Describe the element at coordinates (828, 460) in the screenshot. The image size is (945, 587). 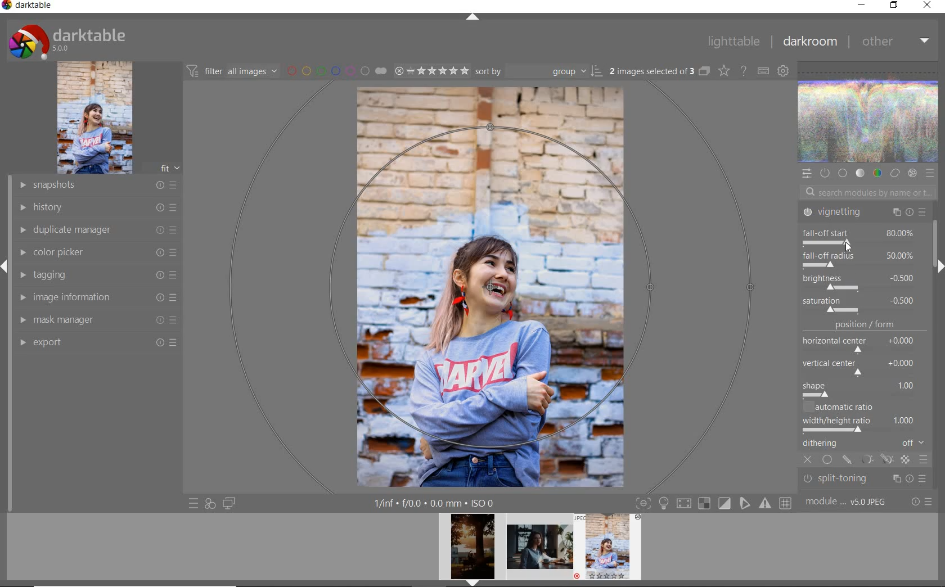
I see `uniformly` at that location.